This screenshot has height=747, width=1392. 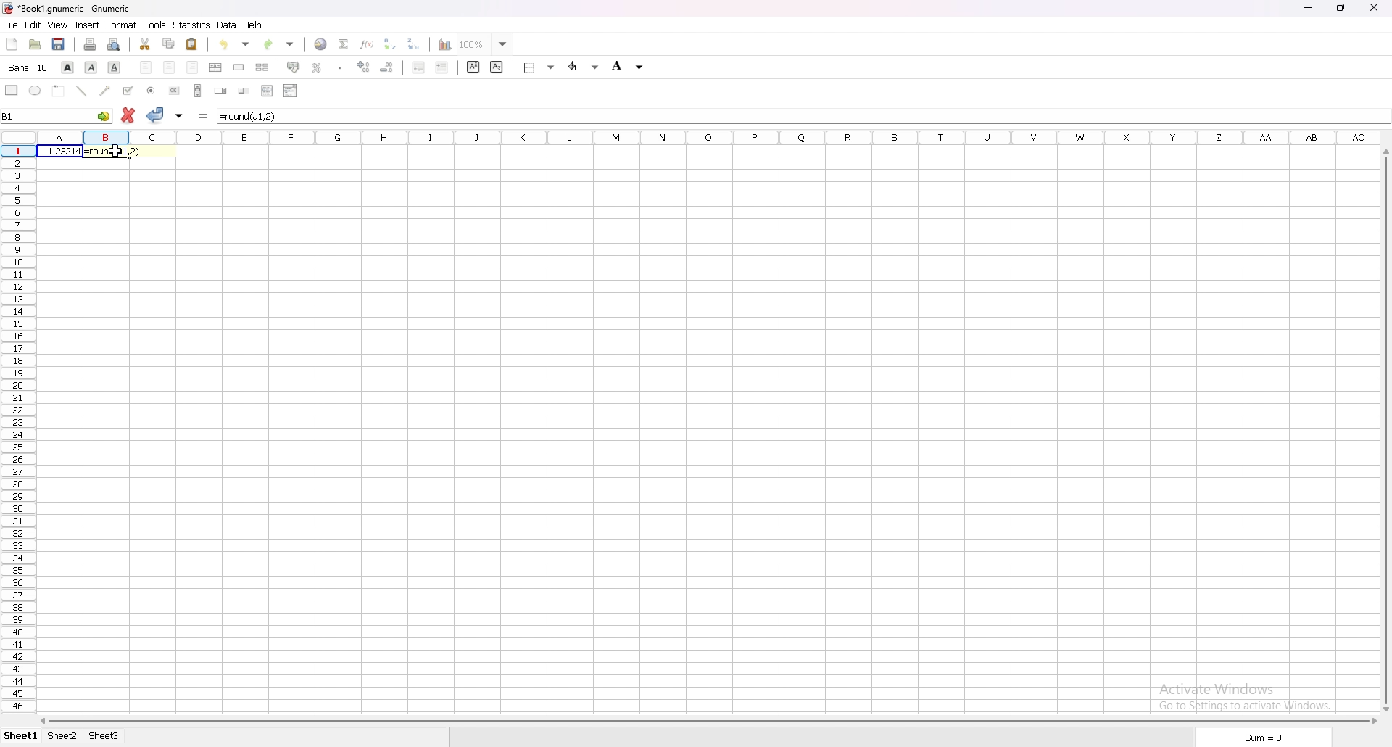 What do you see at coordinates (254, 25) in the screenshot?
I see `help` at bounding box center [254, 25].